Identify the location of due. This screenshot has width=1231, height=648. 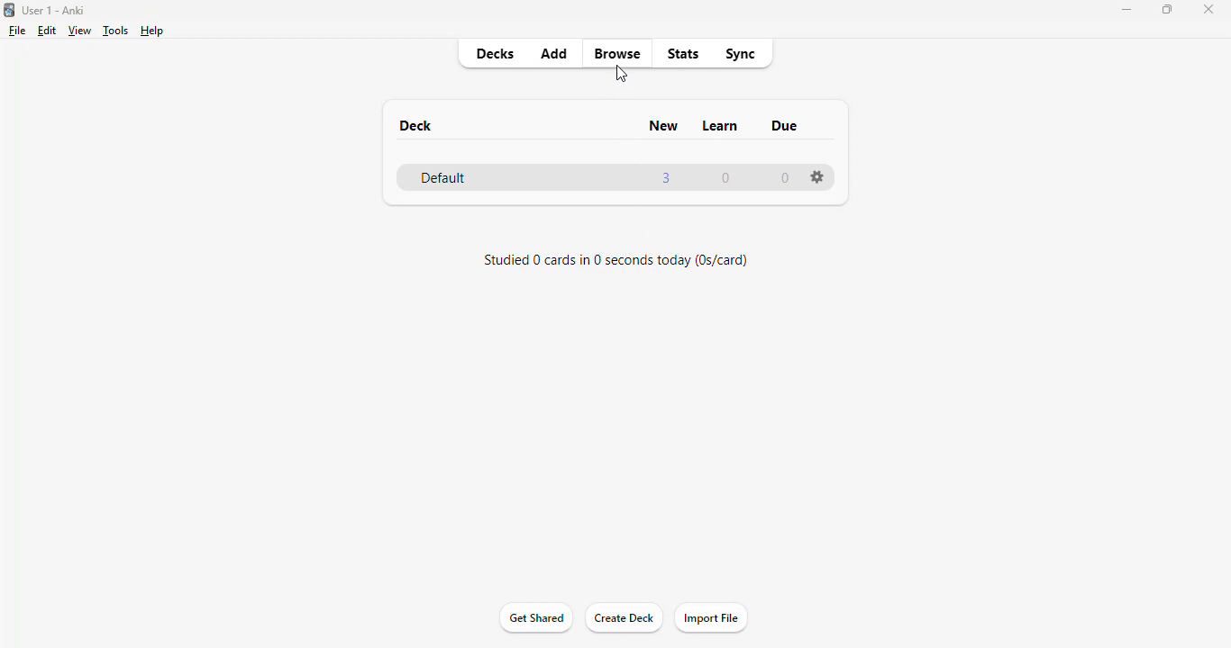
(784, 125).